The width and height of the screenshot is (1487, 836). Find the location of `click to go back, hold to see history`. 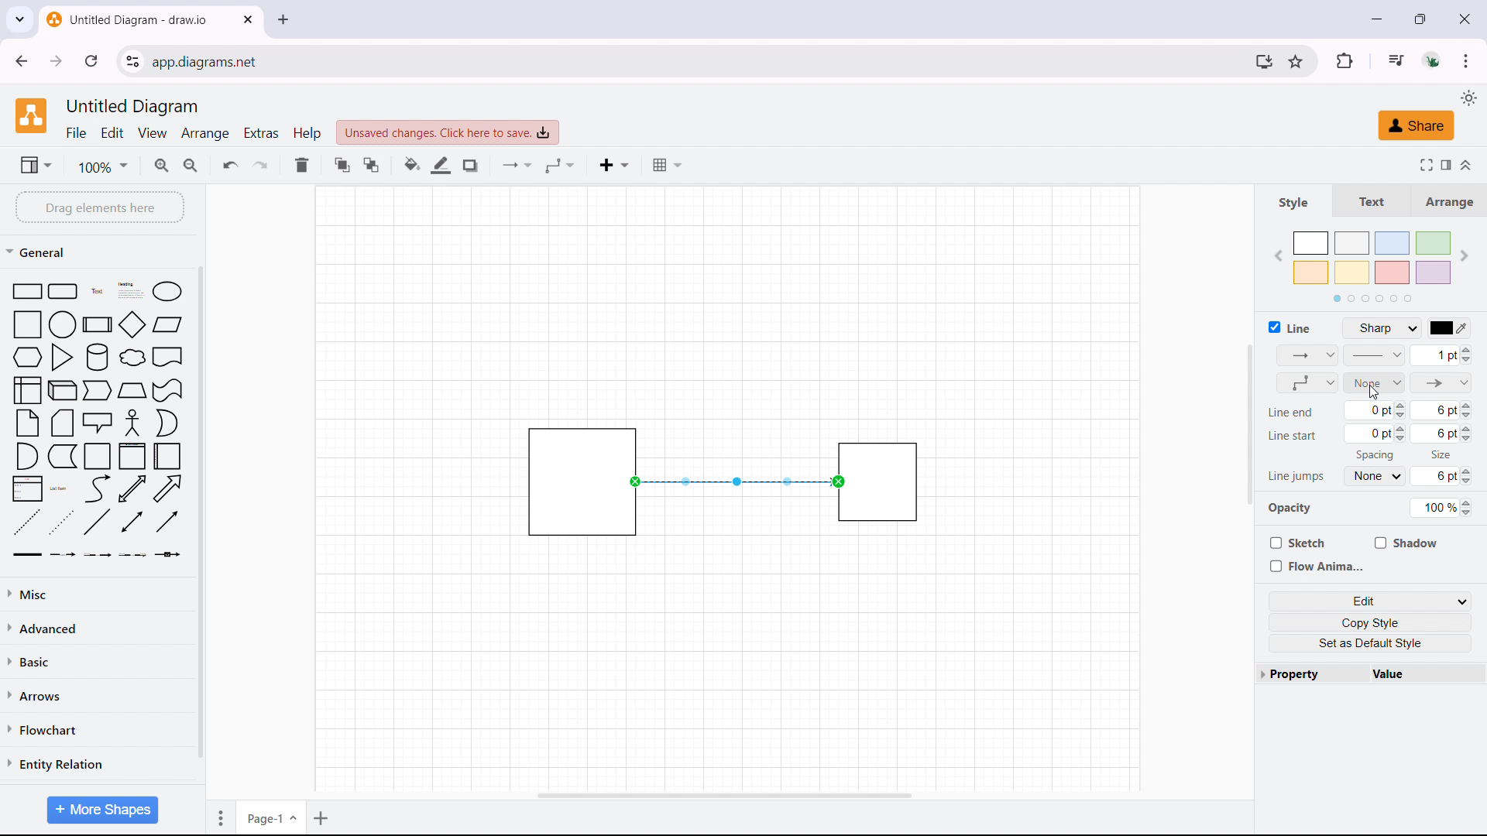

click to go back, hold to see history is located at coordinates (20, 60).